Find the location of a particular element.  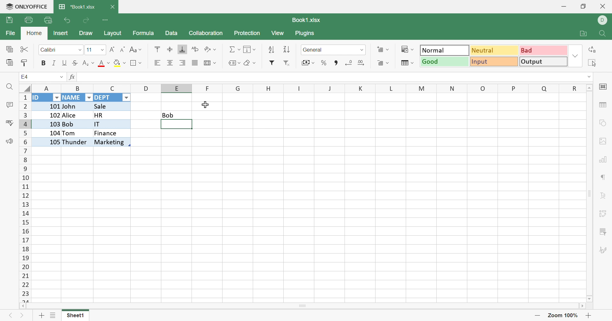

Previous is located at coordinates (12, 317).